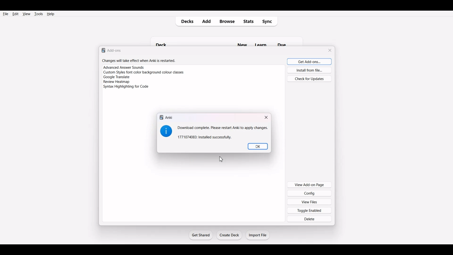  What do you see at coordinates (164, 41) in the screenshot?
I see `deck` at bounding box center [164, 41].